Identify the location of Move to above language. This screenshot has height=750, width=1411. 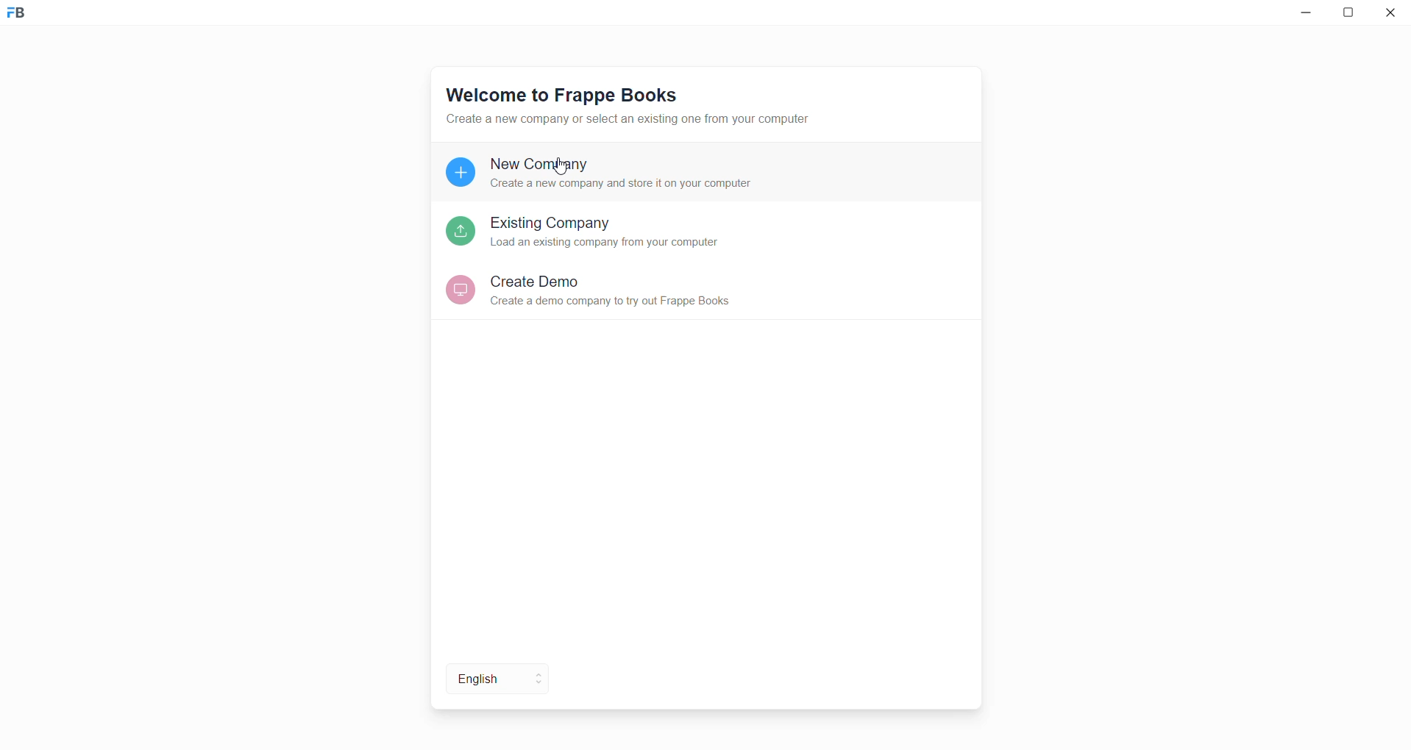
(539, 671).